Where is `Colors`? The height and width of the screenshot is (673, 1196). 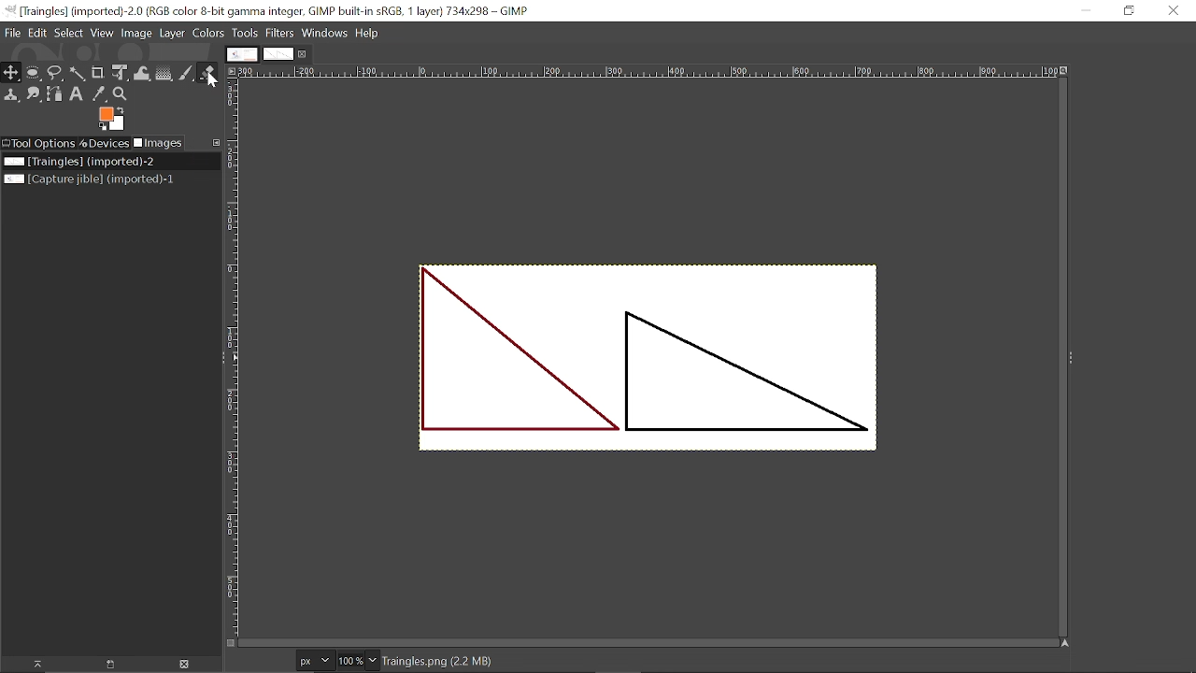 Colors is located at coordinates (208, 35).